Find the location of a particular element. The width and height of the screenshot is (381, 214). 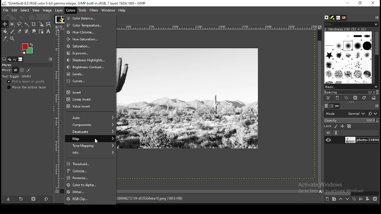

move is located at coordinates (7, 65).